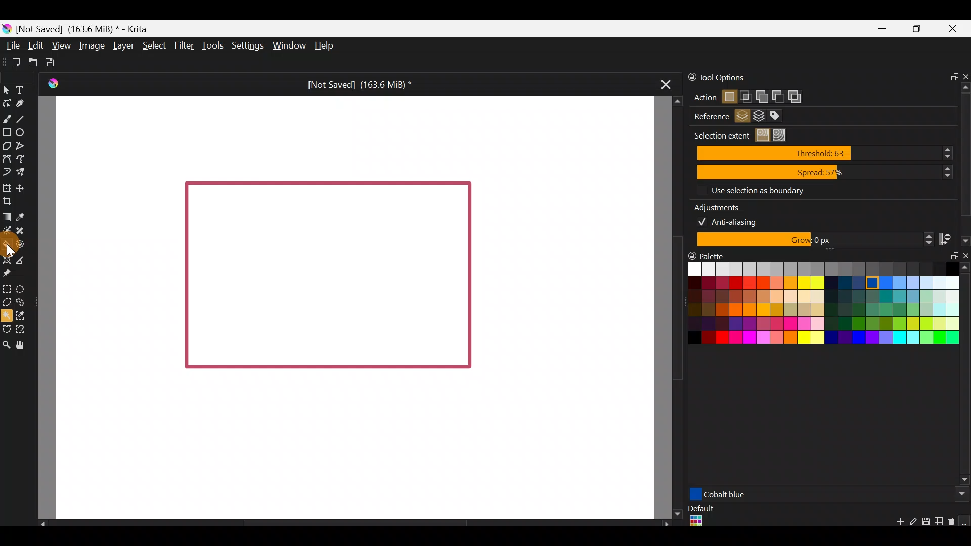  Describe the element at coordinates (27, 258) in the screenshot. I see `Measure the distance between two points` at that location.